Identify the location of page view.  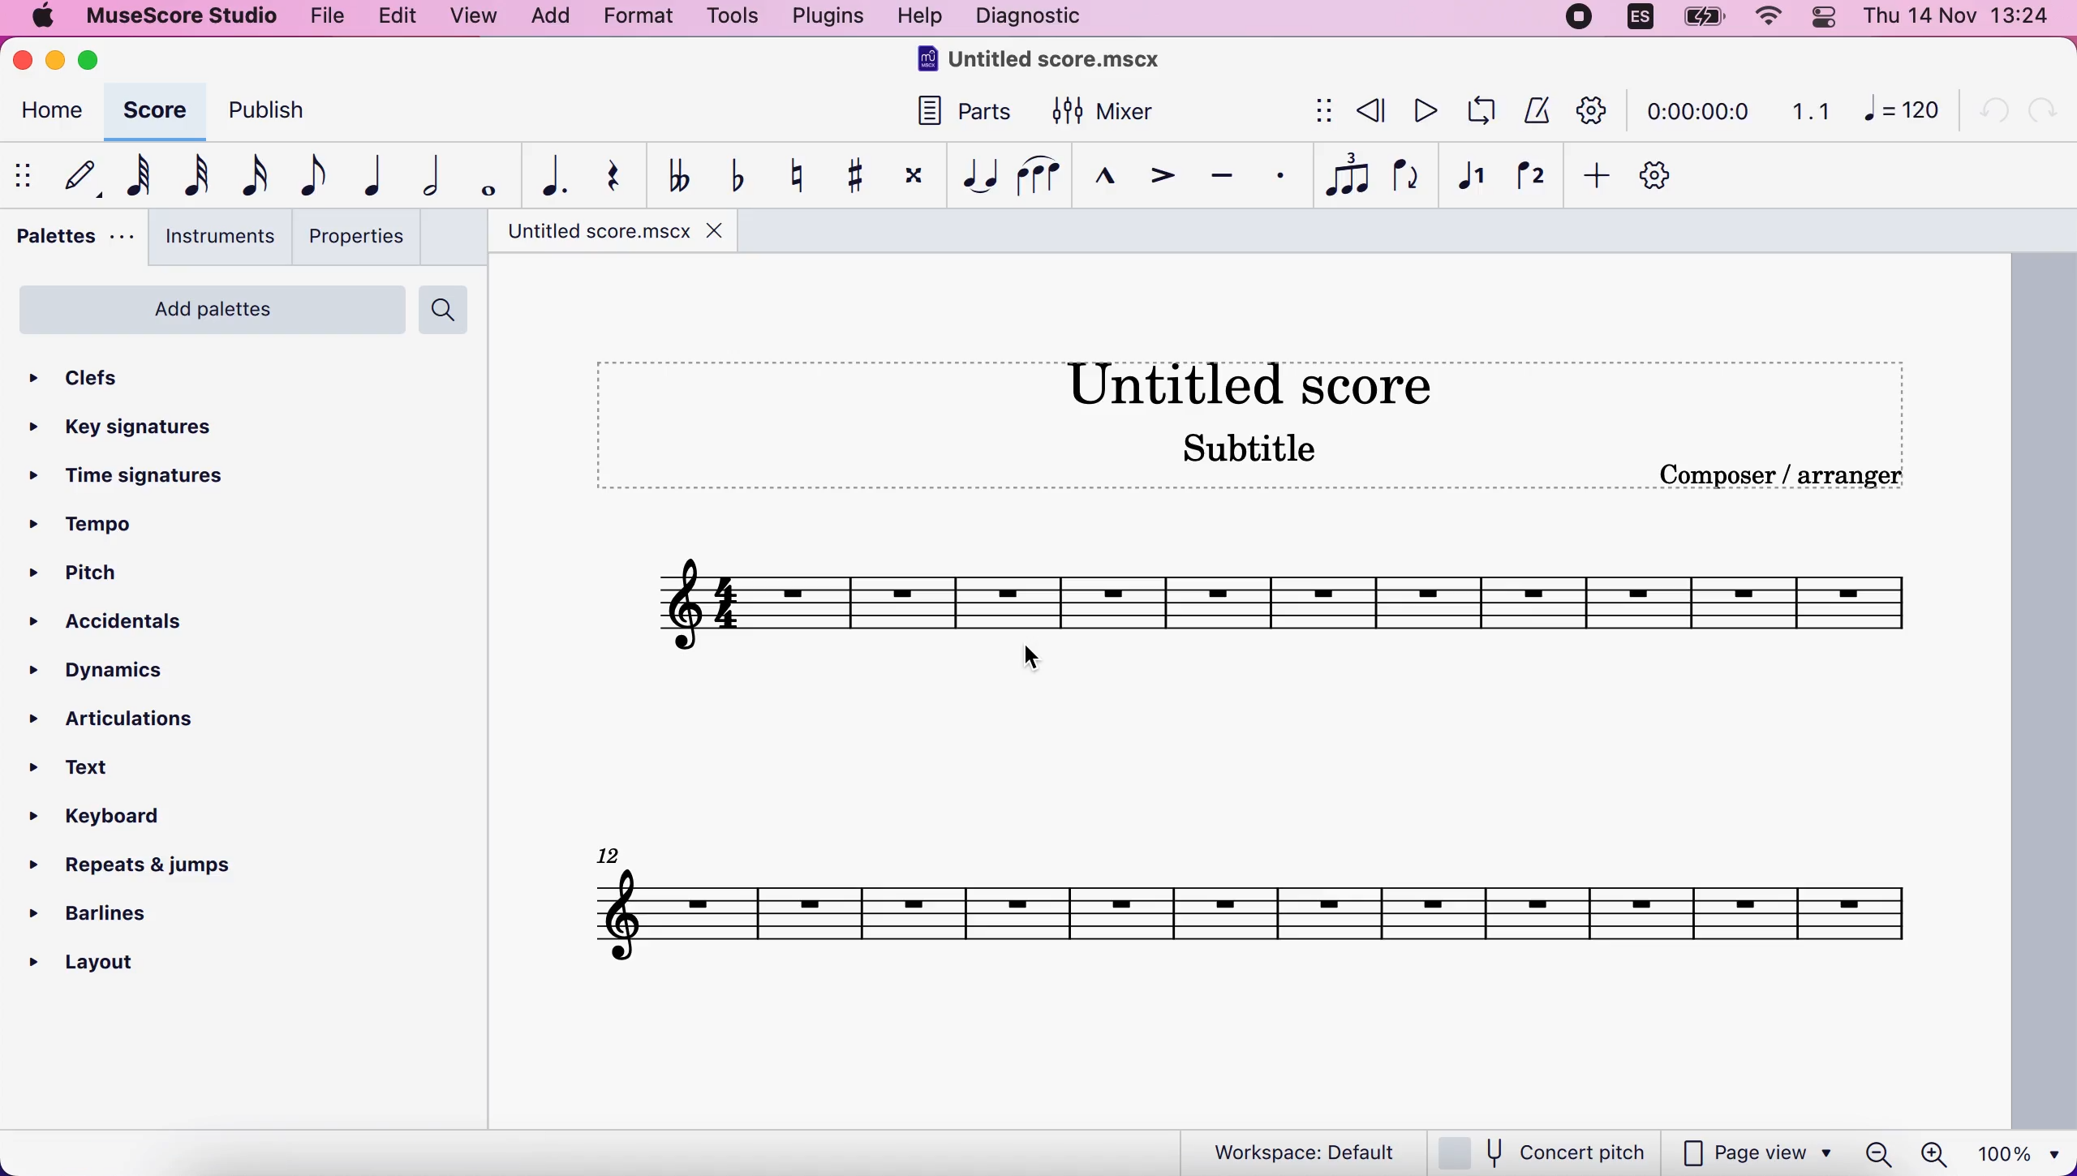
(1757, 1152).